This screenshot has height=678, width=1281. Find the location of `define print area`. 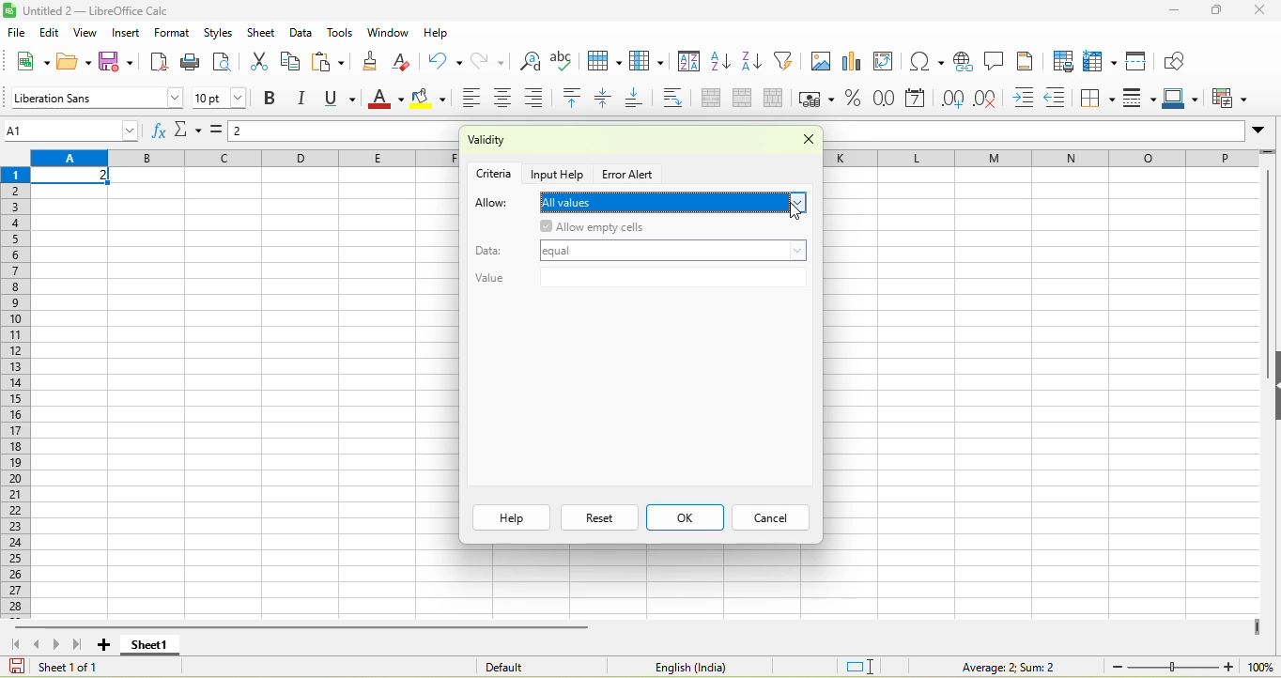

define print area is located at coordinates (1062, 61).